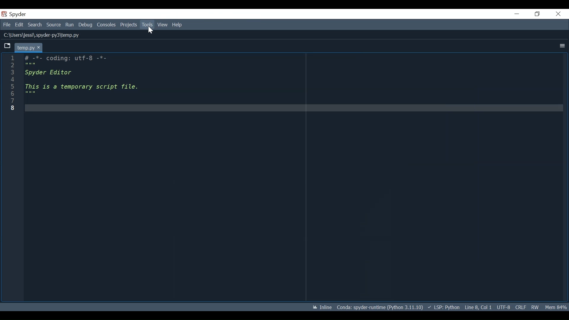  What do you see at coordinates (86, 25) in the screenshot?
I see `Debug` at bounding box center [86, 25].